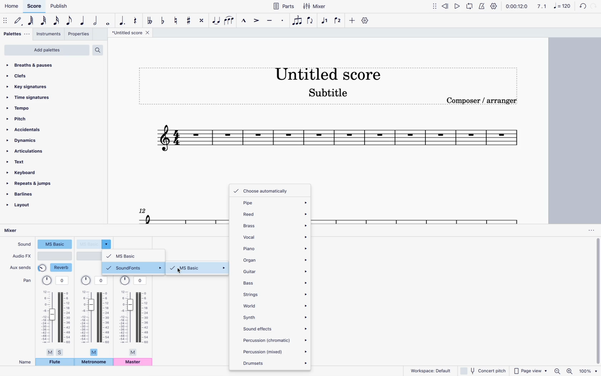 The height and width of the screenshot is (376, 601). Describe the element at coordinates (135, 19) in the screenshot. I see `rest` at that location.